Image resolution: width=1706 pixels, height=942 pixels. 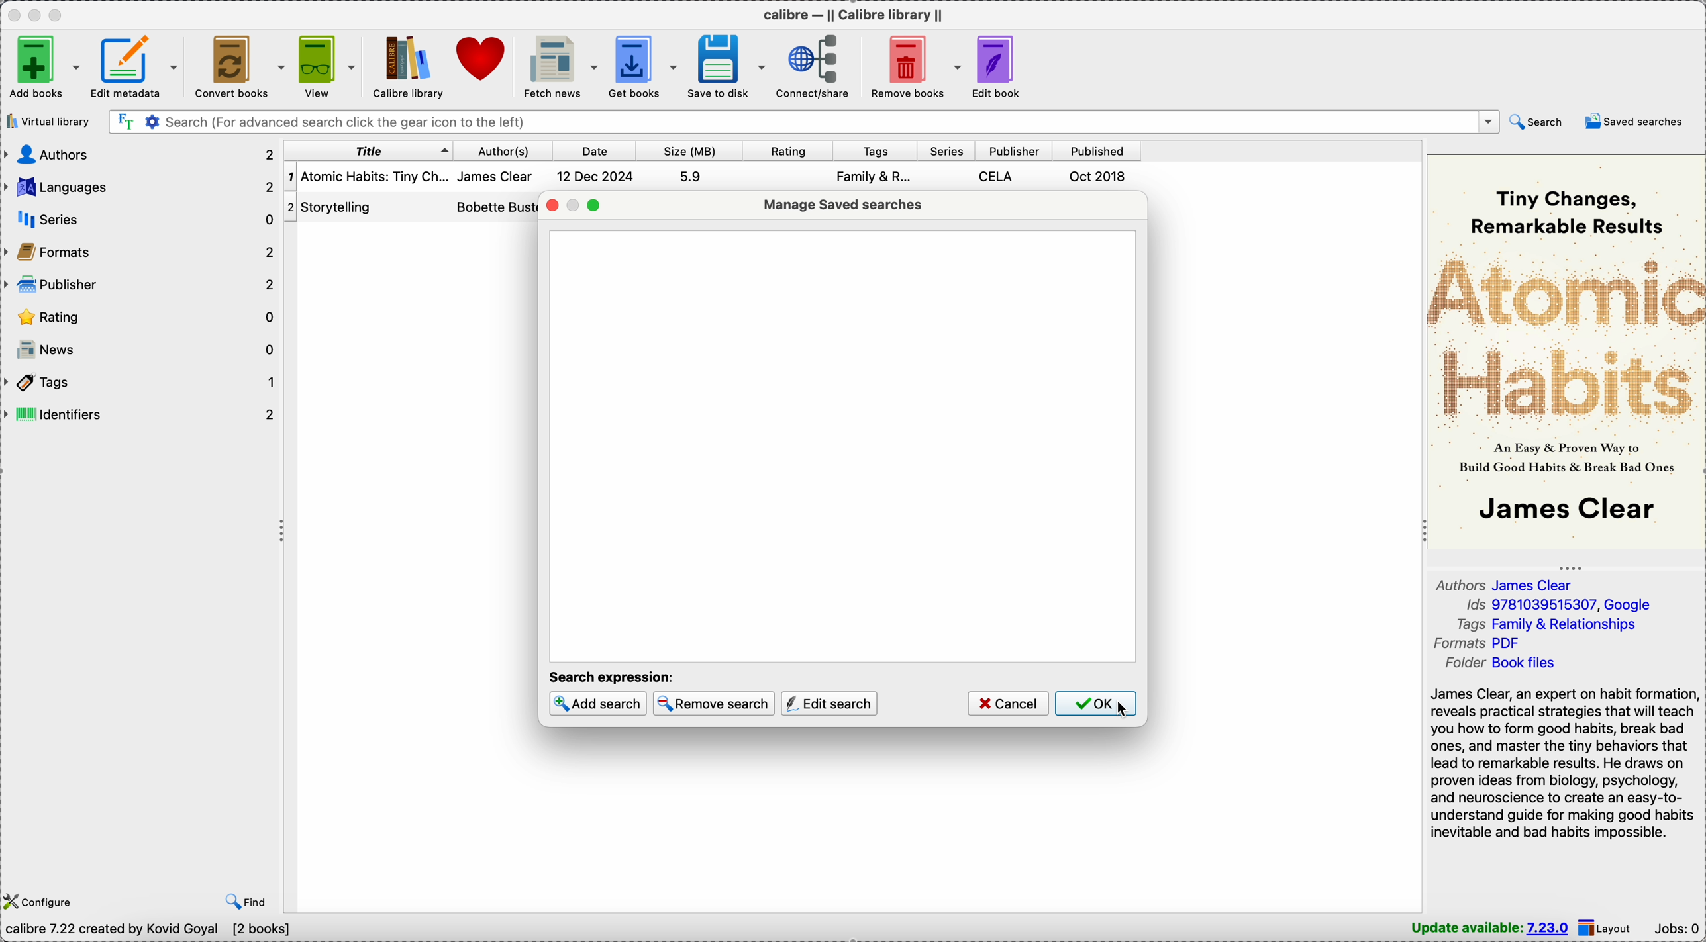 What do you see at coordinates (238, 66) in the screenshot?
I see `convert books` at bounding box center [238, 66].